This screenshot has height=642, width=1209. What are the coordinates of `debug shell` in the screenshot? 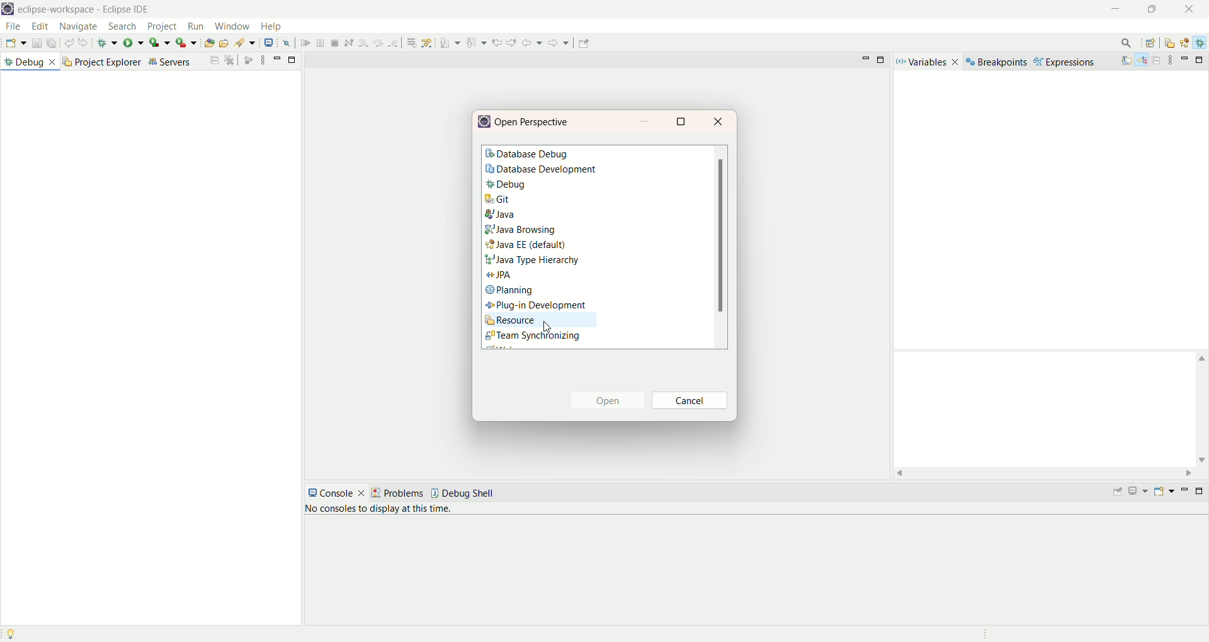 It's located at (469, 494).